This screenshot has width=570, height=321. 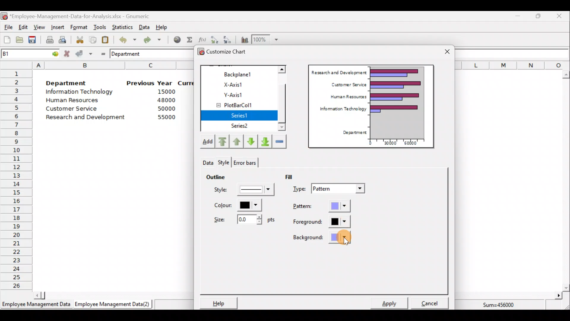 I want to click on Insert, so click(x=57, y=27).